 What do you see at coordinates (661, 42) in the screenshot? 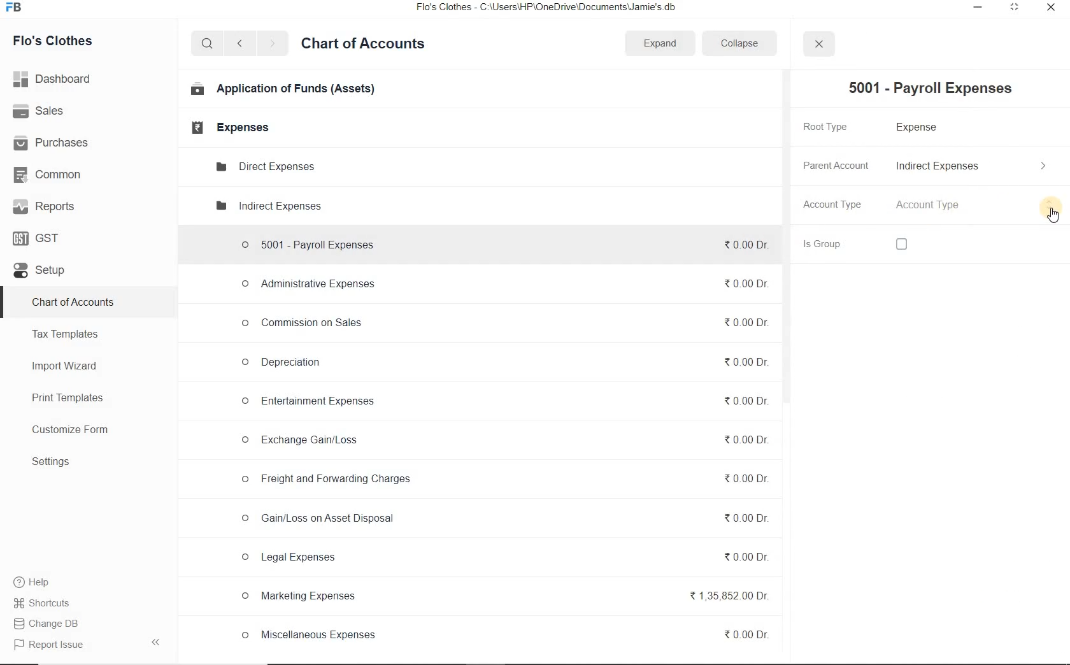
I see `Expand` at bounding box center [661, 42].